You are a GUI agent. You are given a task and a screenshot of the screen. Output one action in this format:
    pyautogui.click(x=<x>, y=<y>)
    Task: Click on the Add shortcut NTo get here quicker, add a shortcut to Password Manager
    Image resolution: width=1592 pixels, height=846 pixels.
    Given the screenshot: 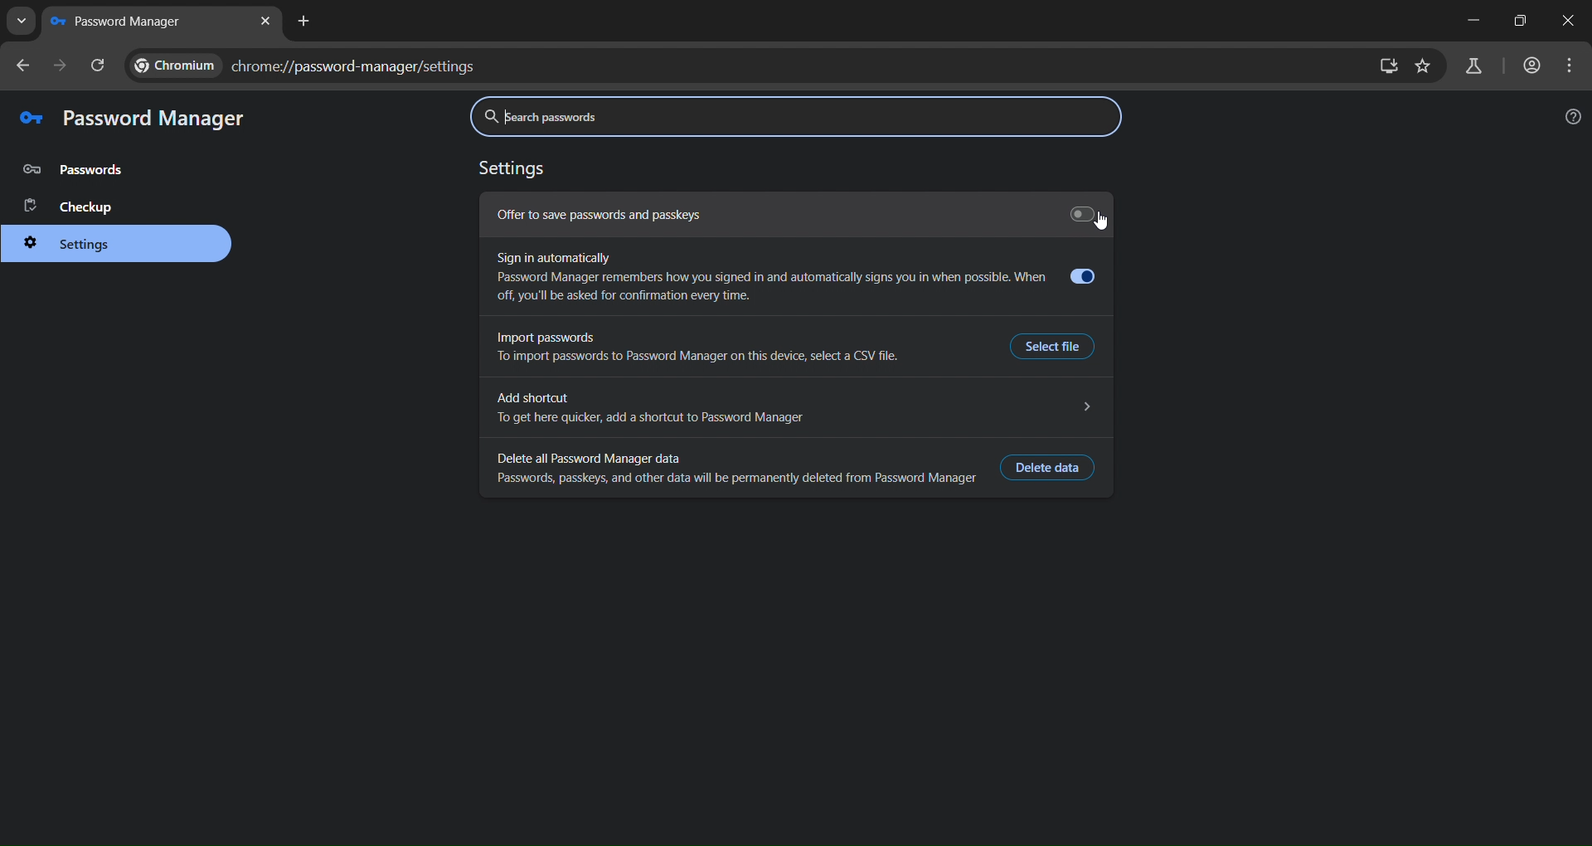 What is the action you would take?
    pyautogui.click(x=798, y=407)
    